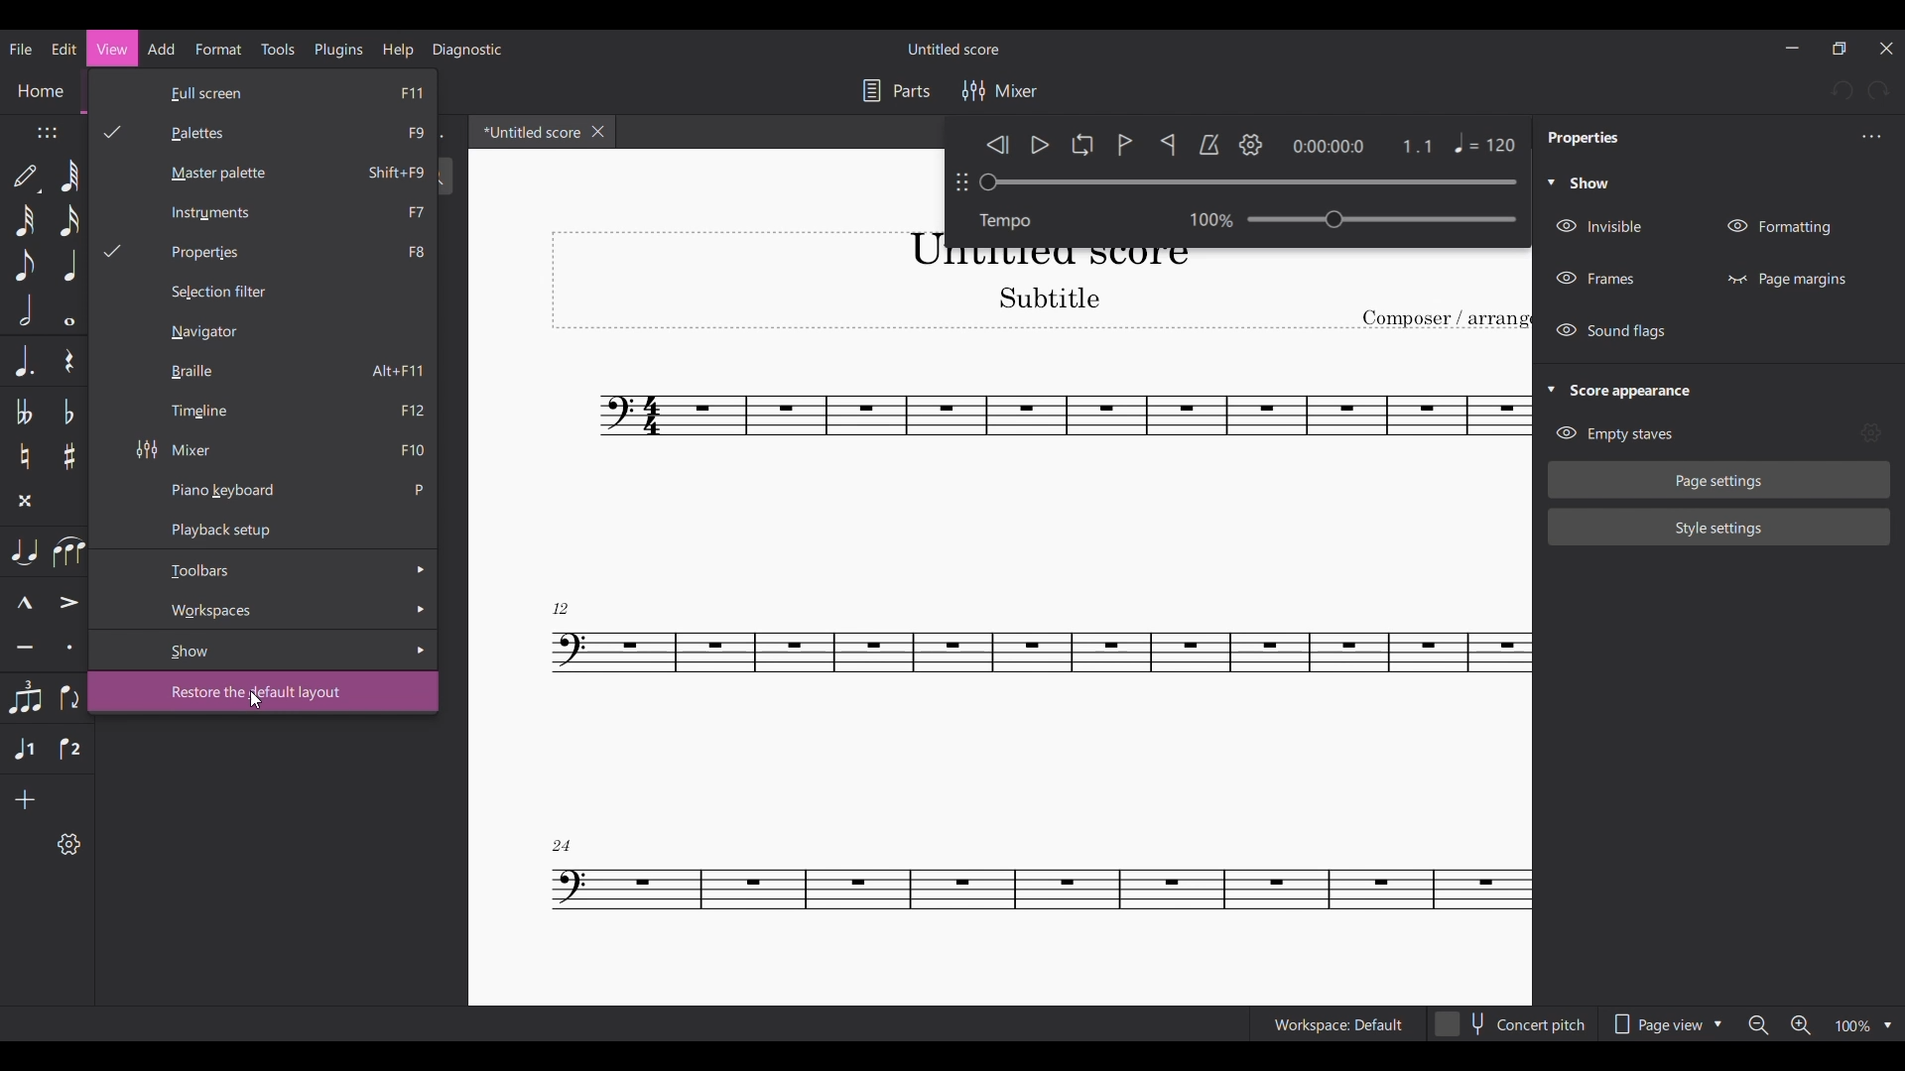 This screenshot has height=1071, width=1905. Describe the element at coordinates (1719, 480) in the screenshot. I see `Page settings` at that location.